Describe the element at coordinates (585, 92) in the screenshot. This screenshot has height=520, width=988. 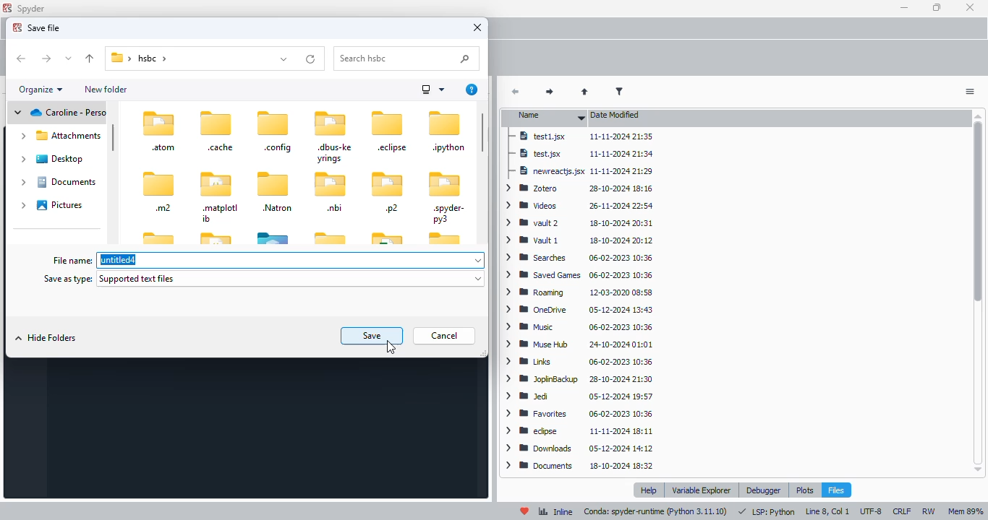
I see `parent` at that location.